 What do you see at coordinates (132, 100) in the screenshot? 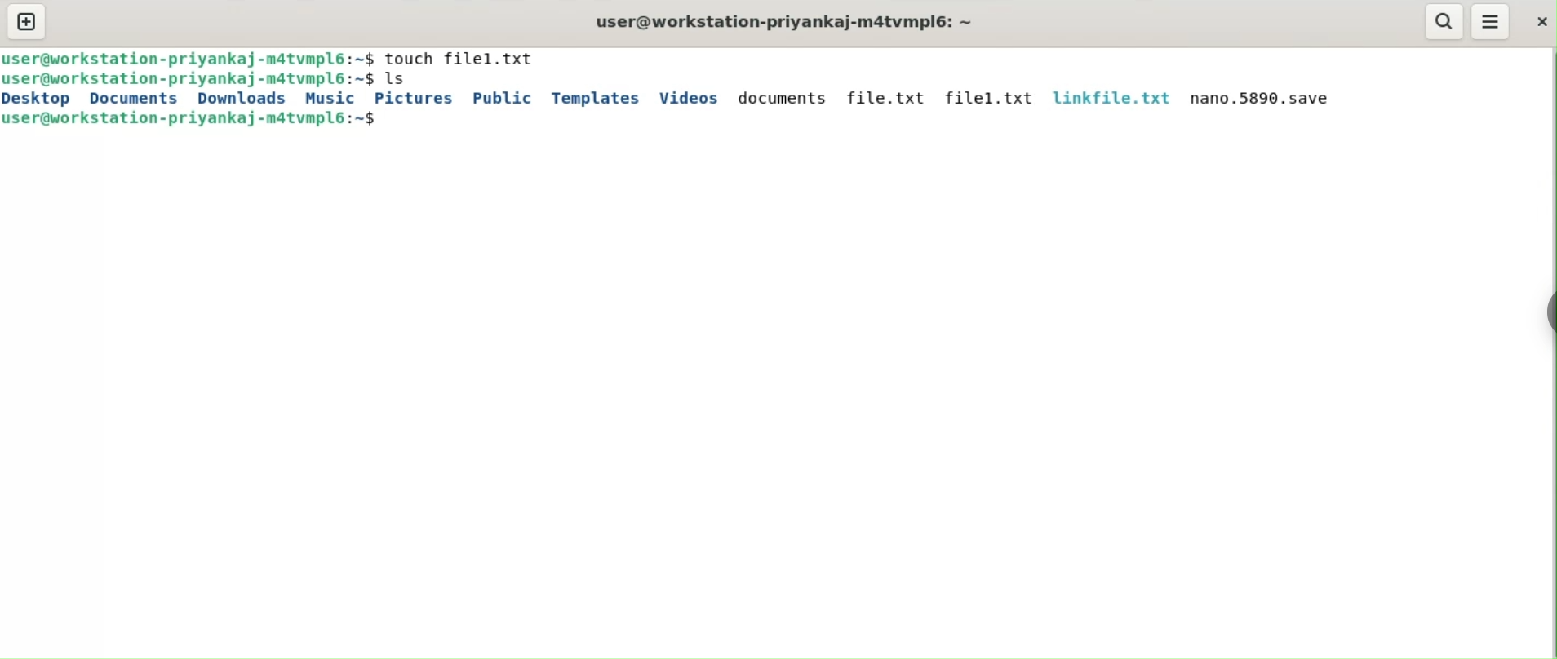
I see `documents` at bounding box center [132, 100].